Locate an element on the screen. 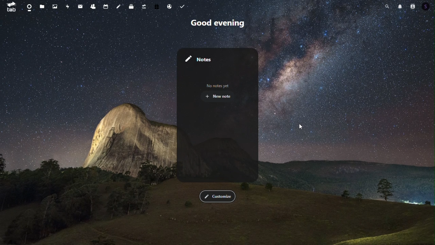  tab is located at coordinates (11, 7).